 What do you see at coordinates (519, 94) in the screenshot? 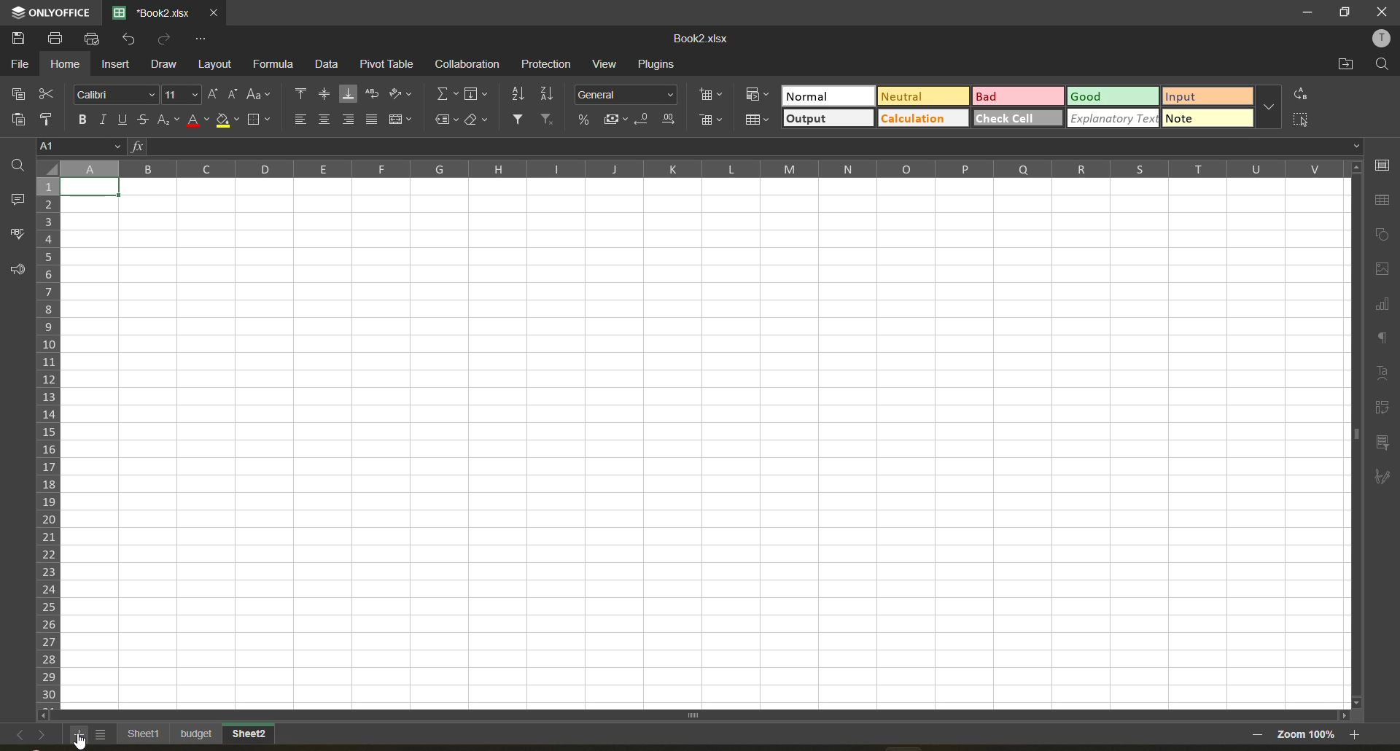
I see `sort ascending` at bounding box center [519, 94].